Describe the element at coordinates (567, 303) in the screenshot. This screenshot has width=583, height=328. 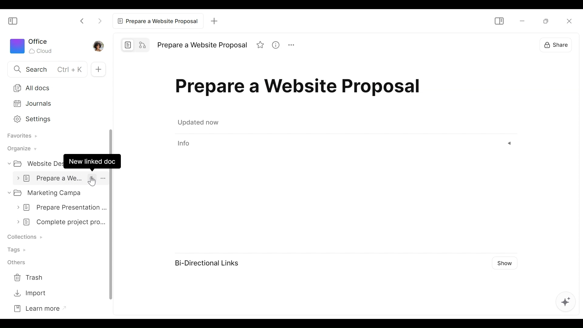
I see `AFFiNE AI` at that location.